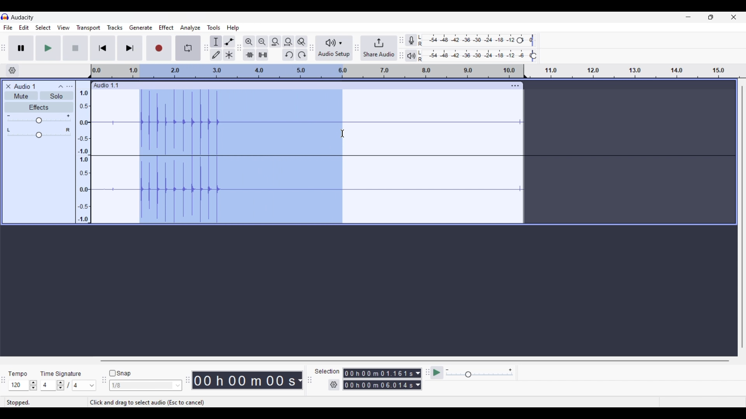  I want to click on Open menu, so click(69, 87).